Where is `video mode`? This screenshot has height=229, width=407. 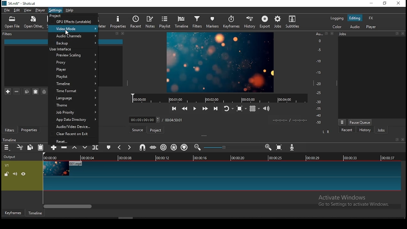
video mode is located at coordinates (73, 28).